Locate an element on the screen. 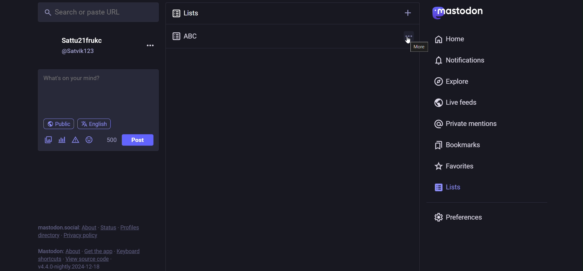  word limit is located at coordinates (110, 140).